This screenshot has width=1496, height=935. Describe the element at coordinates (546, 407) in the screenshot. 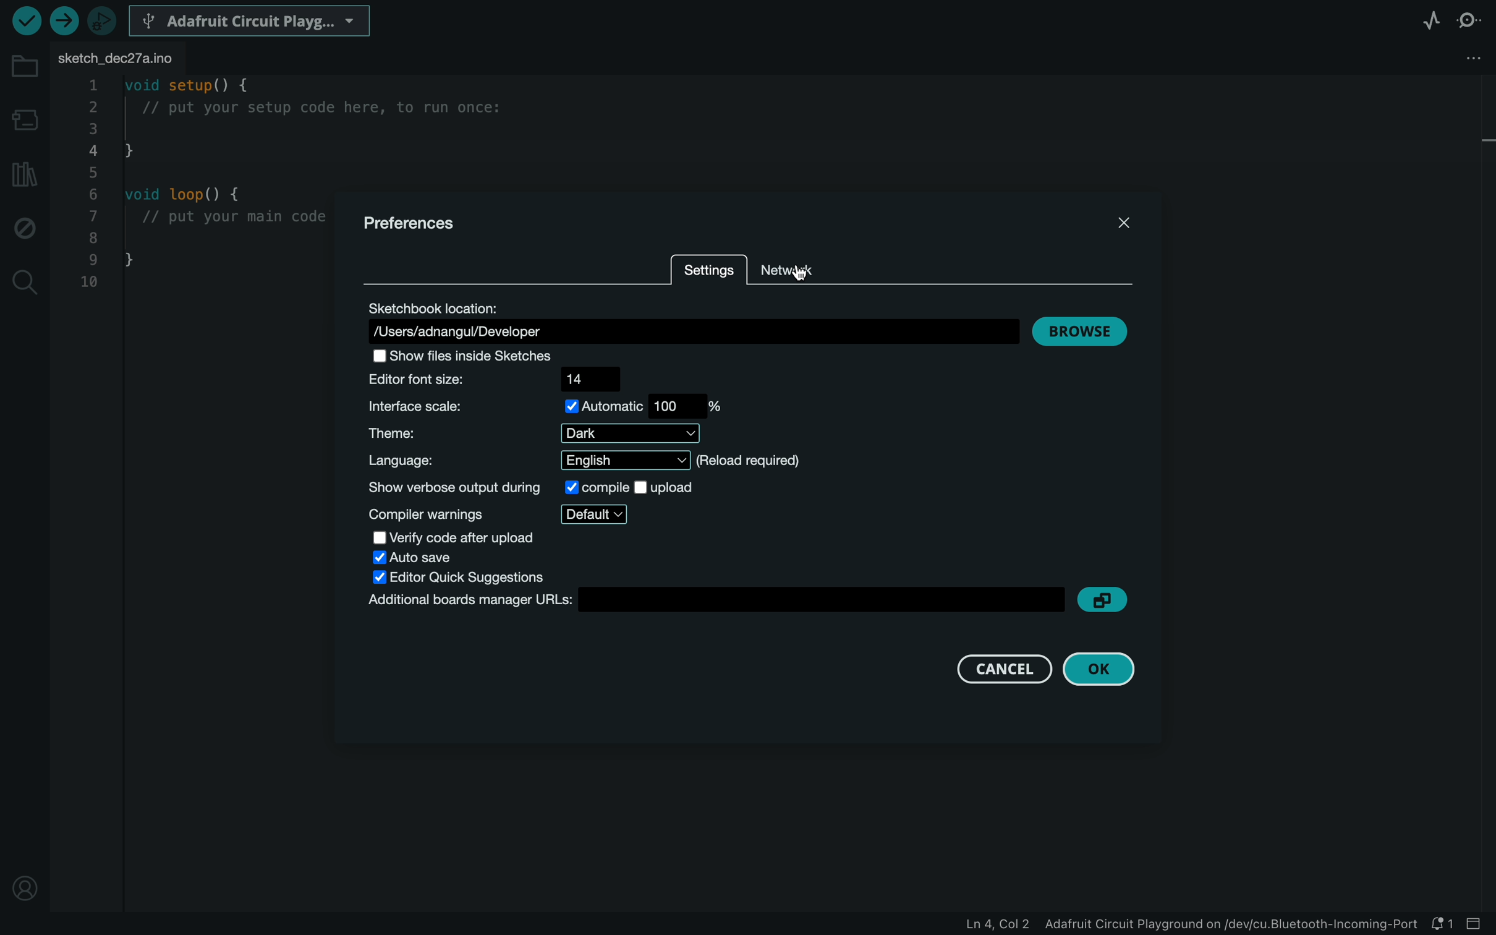

I see `scale` at that location.